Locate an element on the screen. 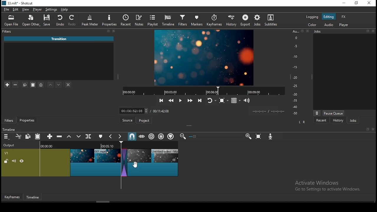 The height and width of the screenshot is (212, 377). skip to next point is located at coordinates (200, 101).